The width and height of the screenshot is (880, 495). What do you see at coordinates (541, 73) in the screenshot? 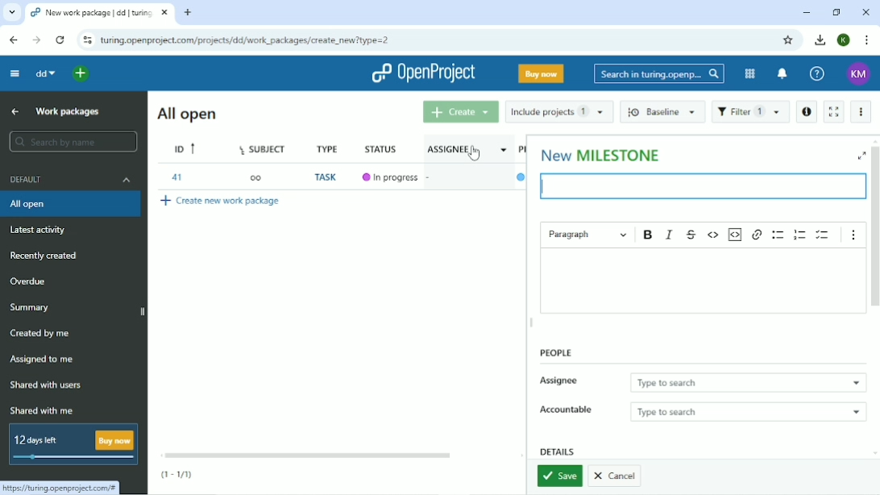
I see `Buy now` at bounding box center [541, 73].